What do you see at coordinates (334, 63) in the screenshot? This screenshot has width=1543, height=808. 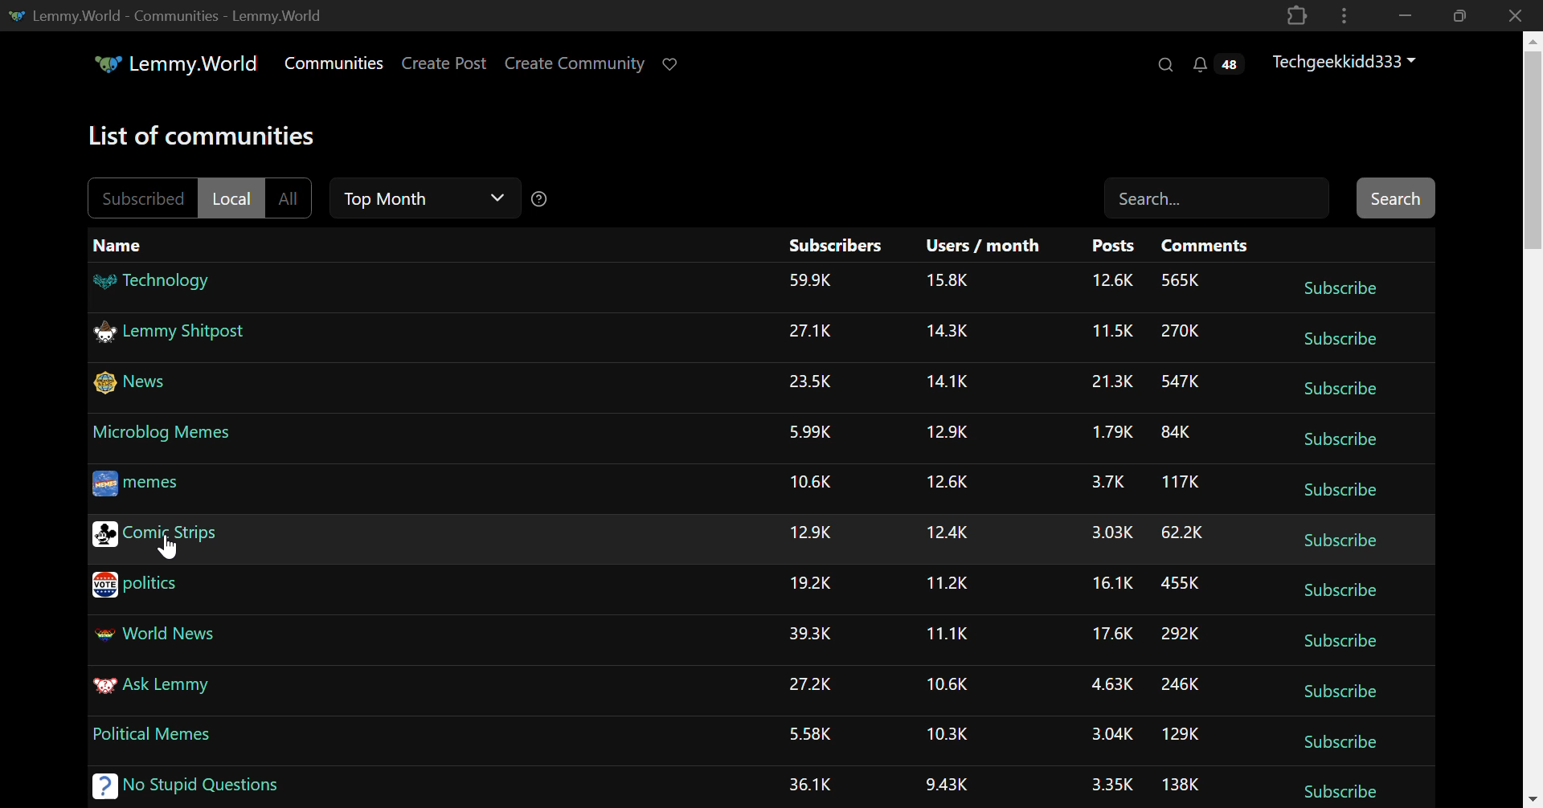 I see `Communities` at bounding box center [334, 63].